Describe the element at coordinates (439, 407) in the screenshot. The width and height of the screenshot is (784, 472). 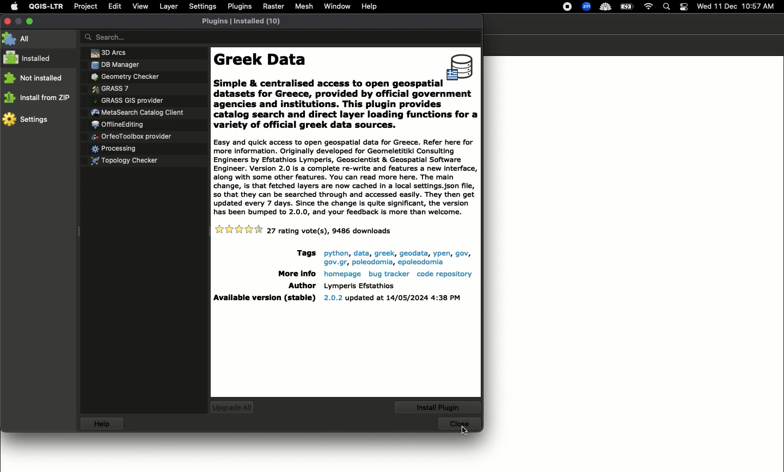
I see `Install plugin` at that location.